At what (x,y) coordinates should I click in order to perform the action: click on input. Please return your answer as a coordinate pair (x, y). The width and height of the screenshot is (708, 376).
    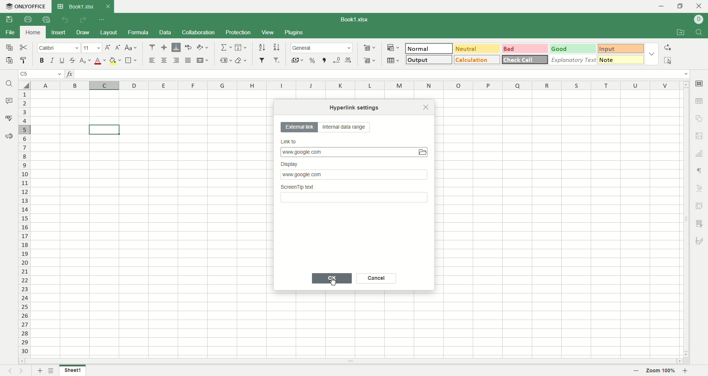
    Looking at the image, I should click on (621, 49).